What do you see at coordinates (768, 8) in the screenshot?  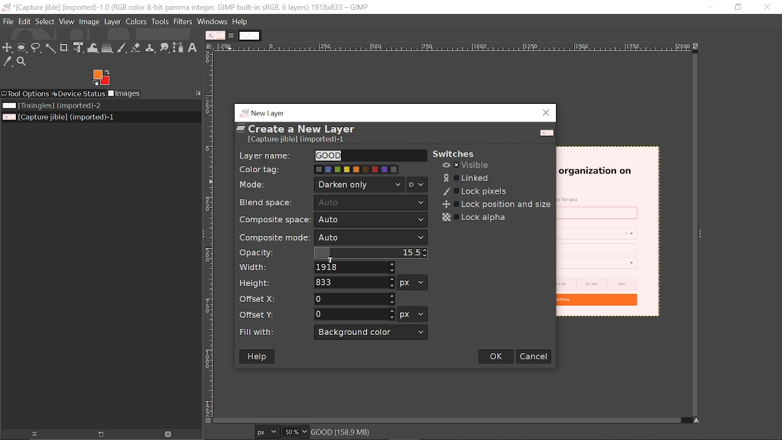 I see `Close` at bounding box center [768, 8].